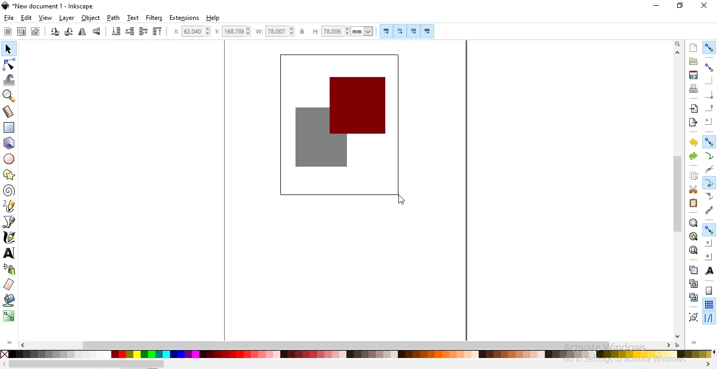 This screenshot has width=717, height=369. I want to click on snap midpoints of bounding box edges, so click(710, 108).